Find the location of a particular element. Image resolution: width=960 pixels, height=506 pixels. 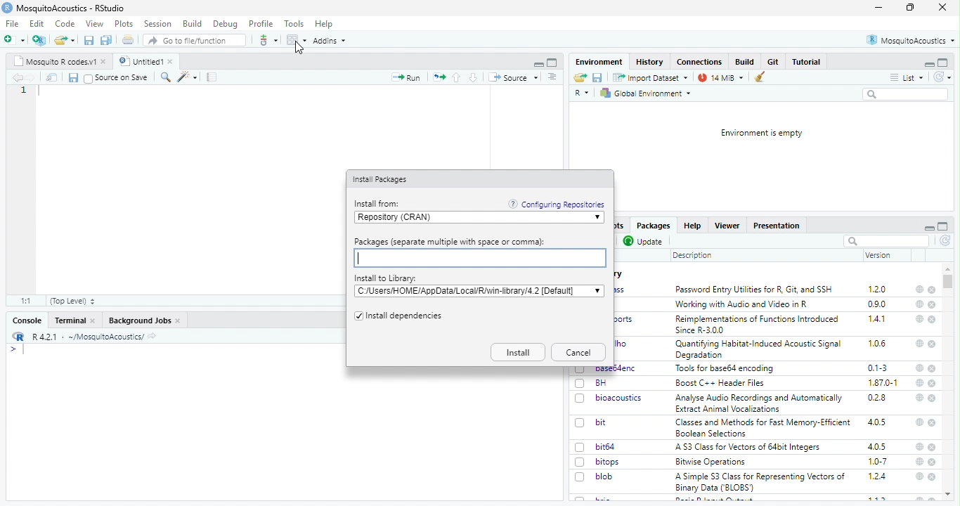

sync is located at coordinates (946, 241).